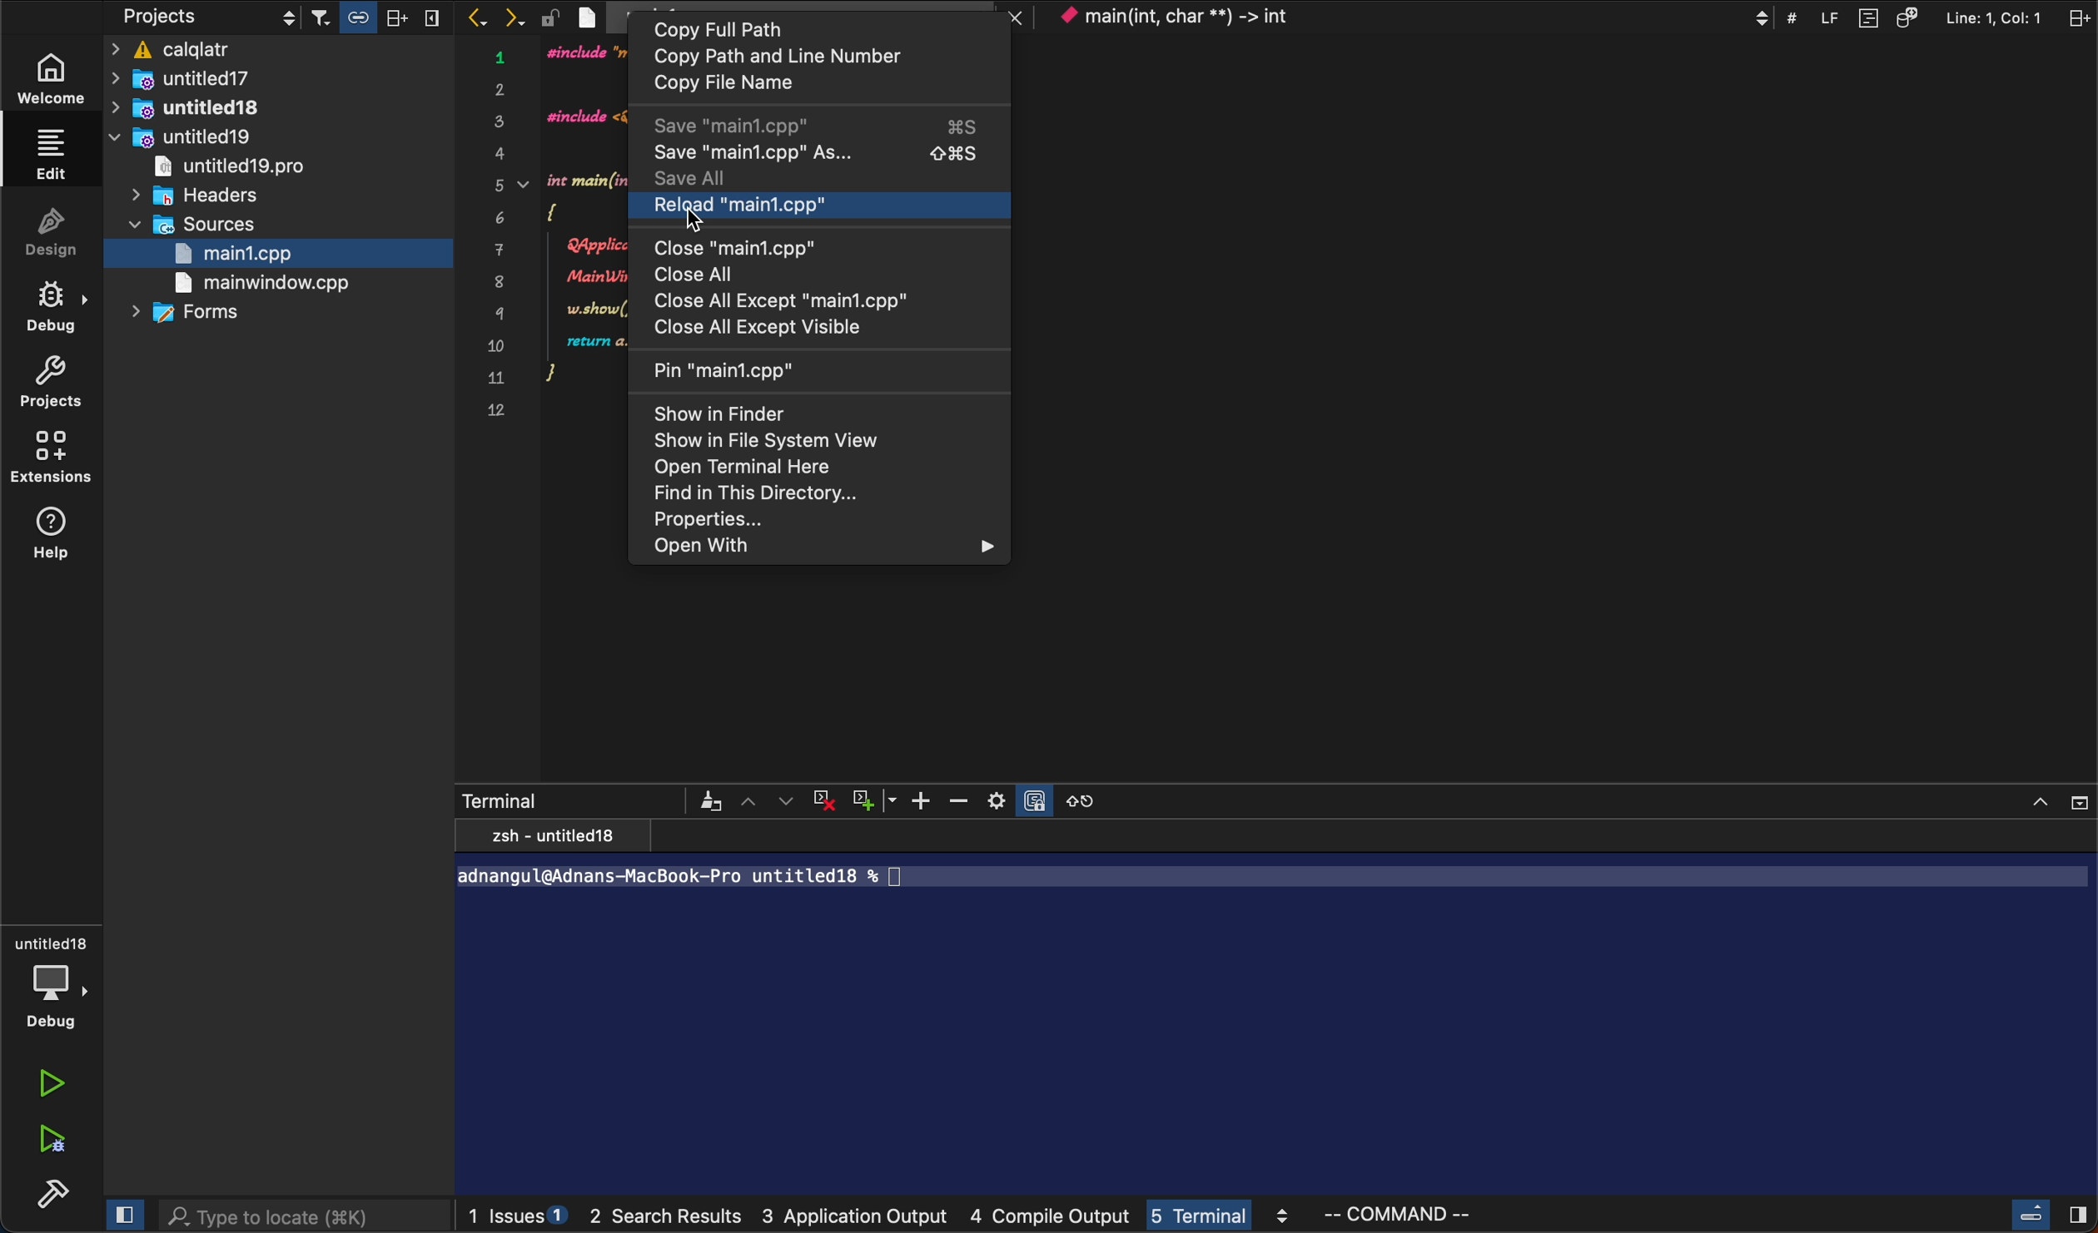 The width and height of the screenshot is (2098, 1233). I want to click on search result, so click(672, 1220).